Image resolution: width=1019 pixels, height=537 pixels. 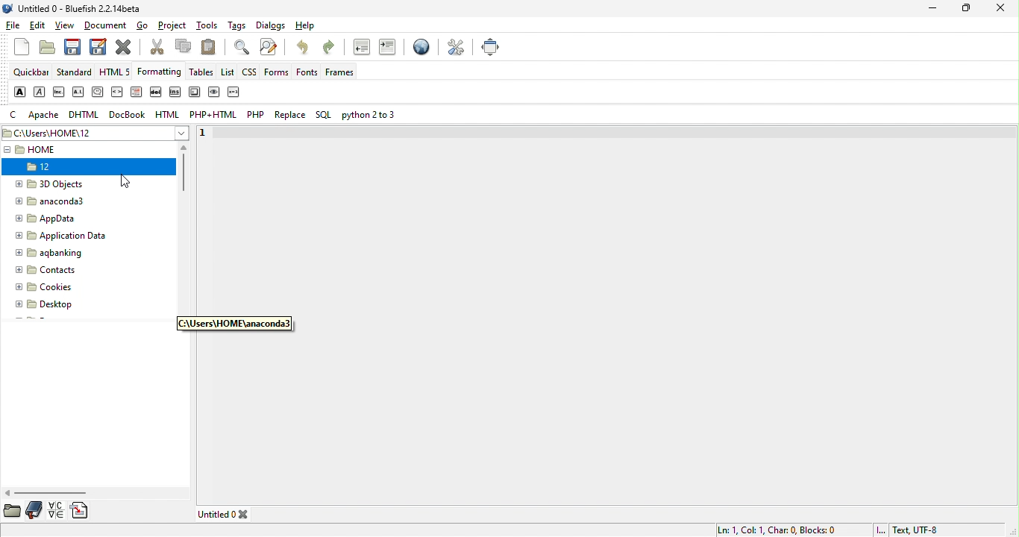 What do you see at coordinates (210, 26) in the screenshot?
I see `tools` at bounding box center [210, 26].